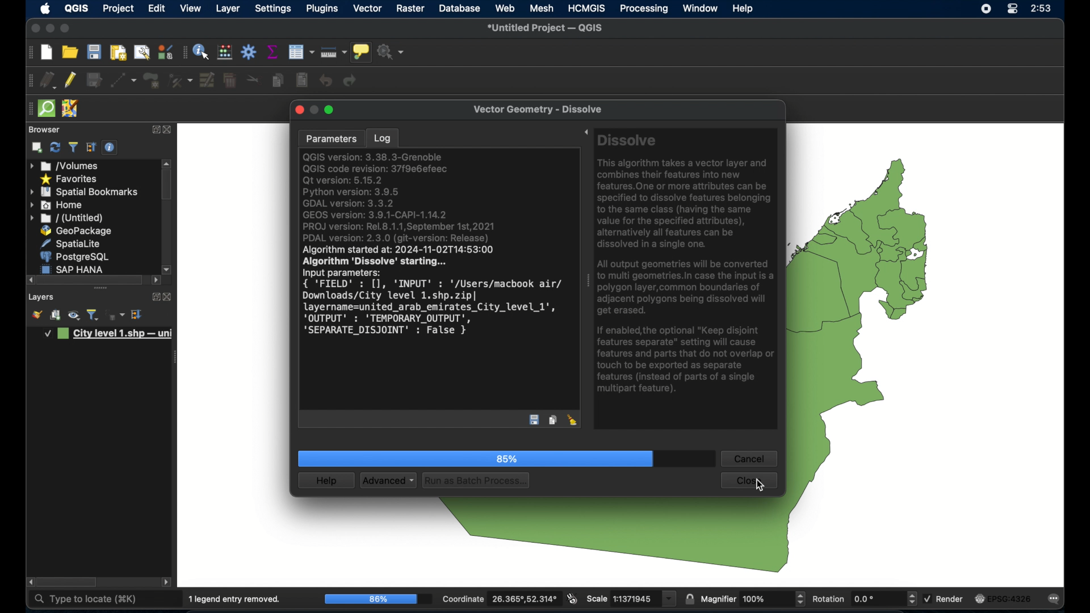  I want to click on lock scale, so click(690, 598).